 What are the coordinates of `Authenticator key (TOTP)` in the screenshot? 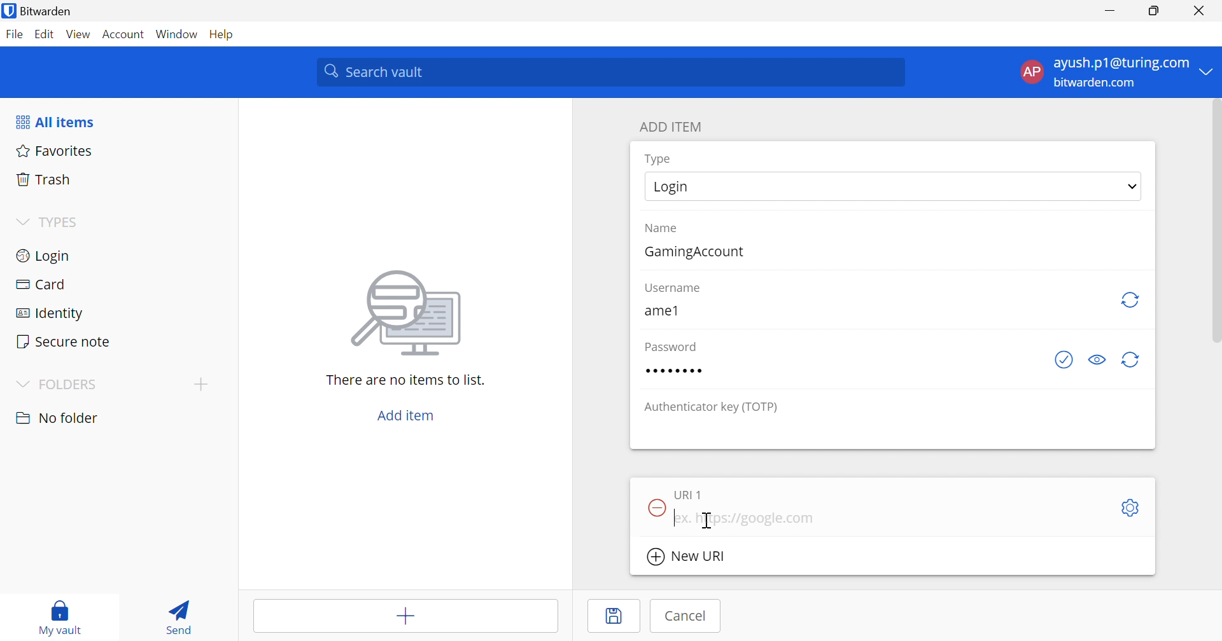 It's located at (715, 407).